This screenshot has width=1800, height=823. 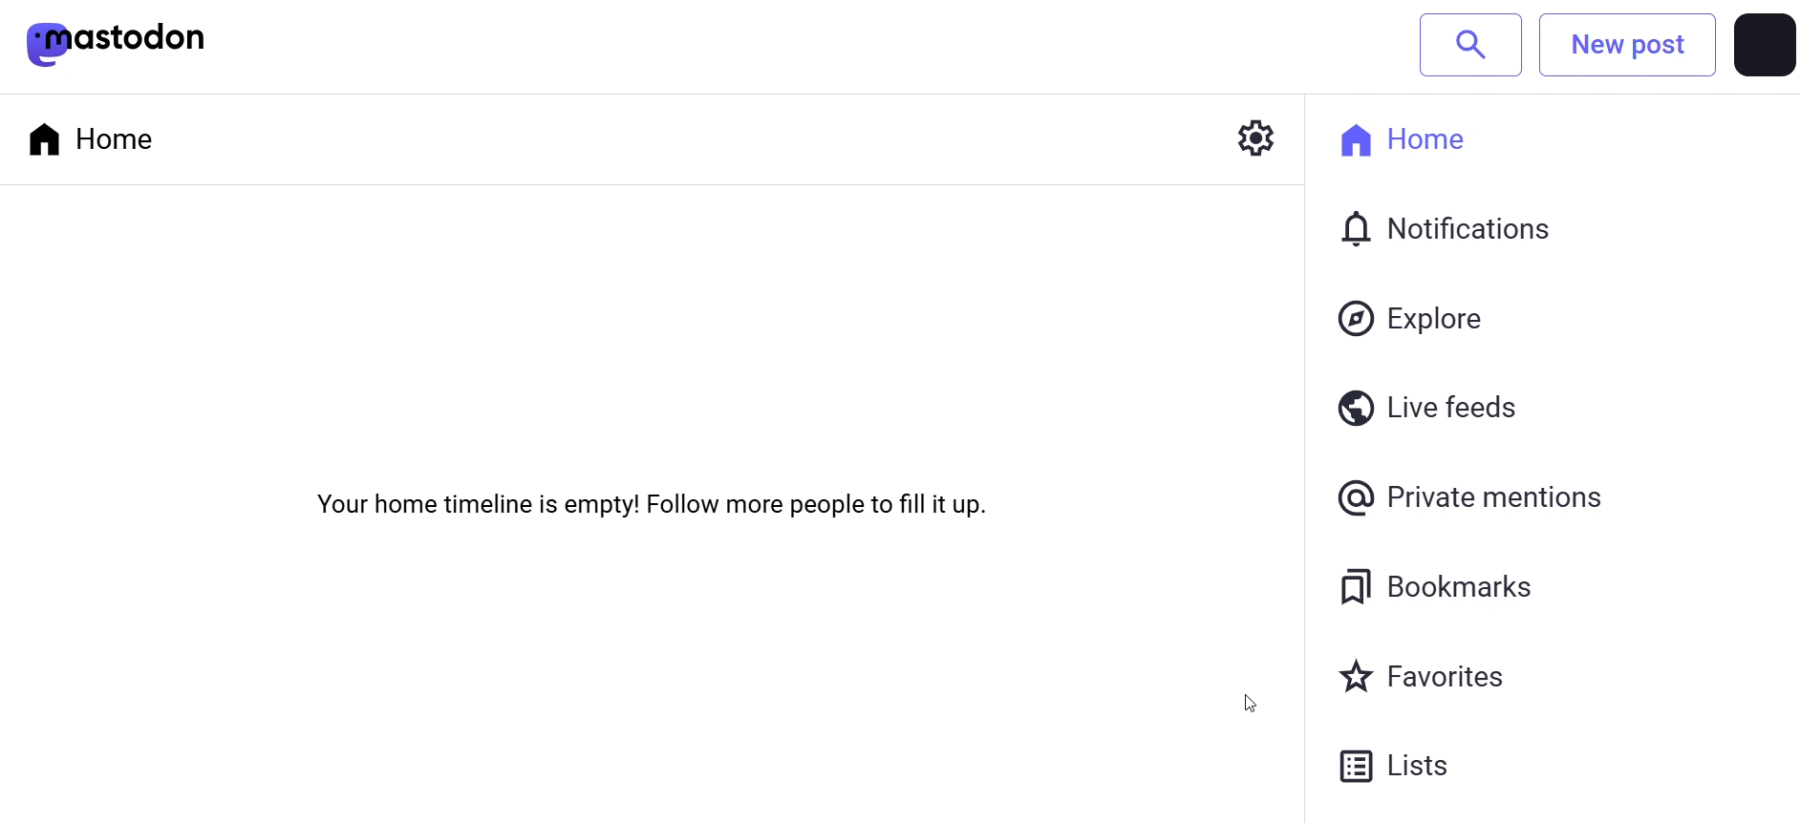 I want to click on new post, so click(x=1627, y=45).